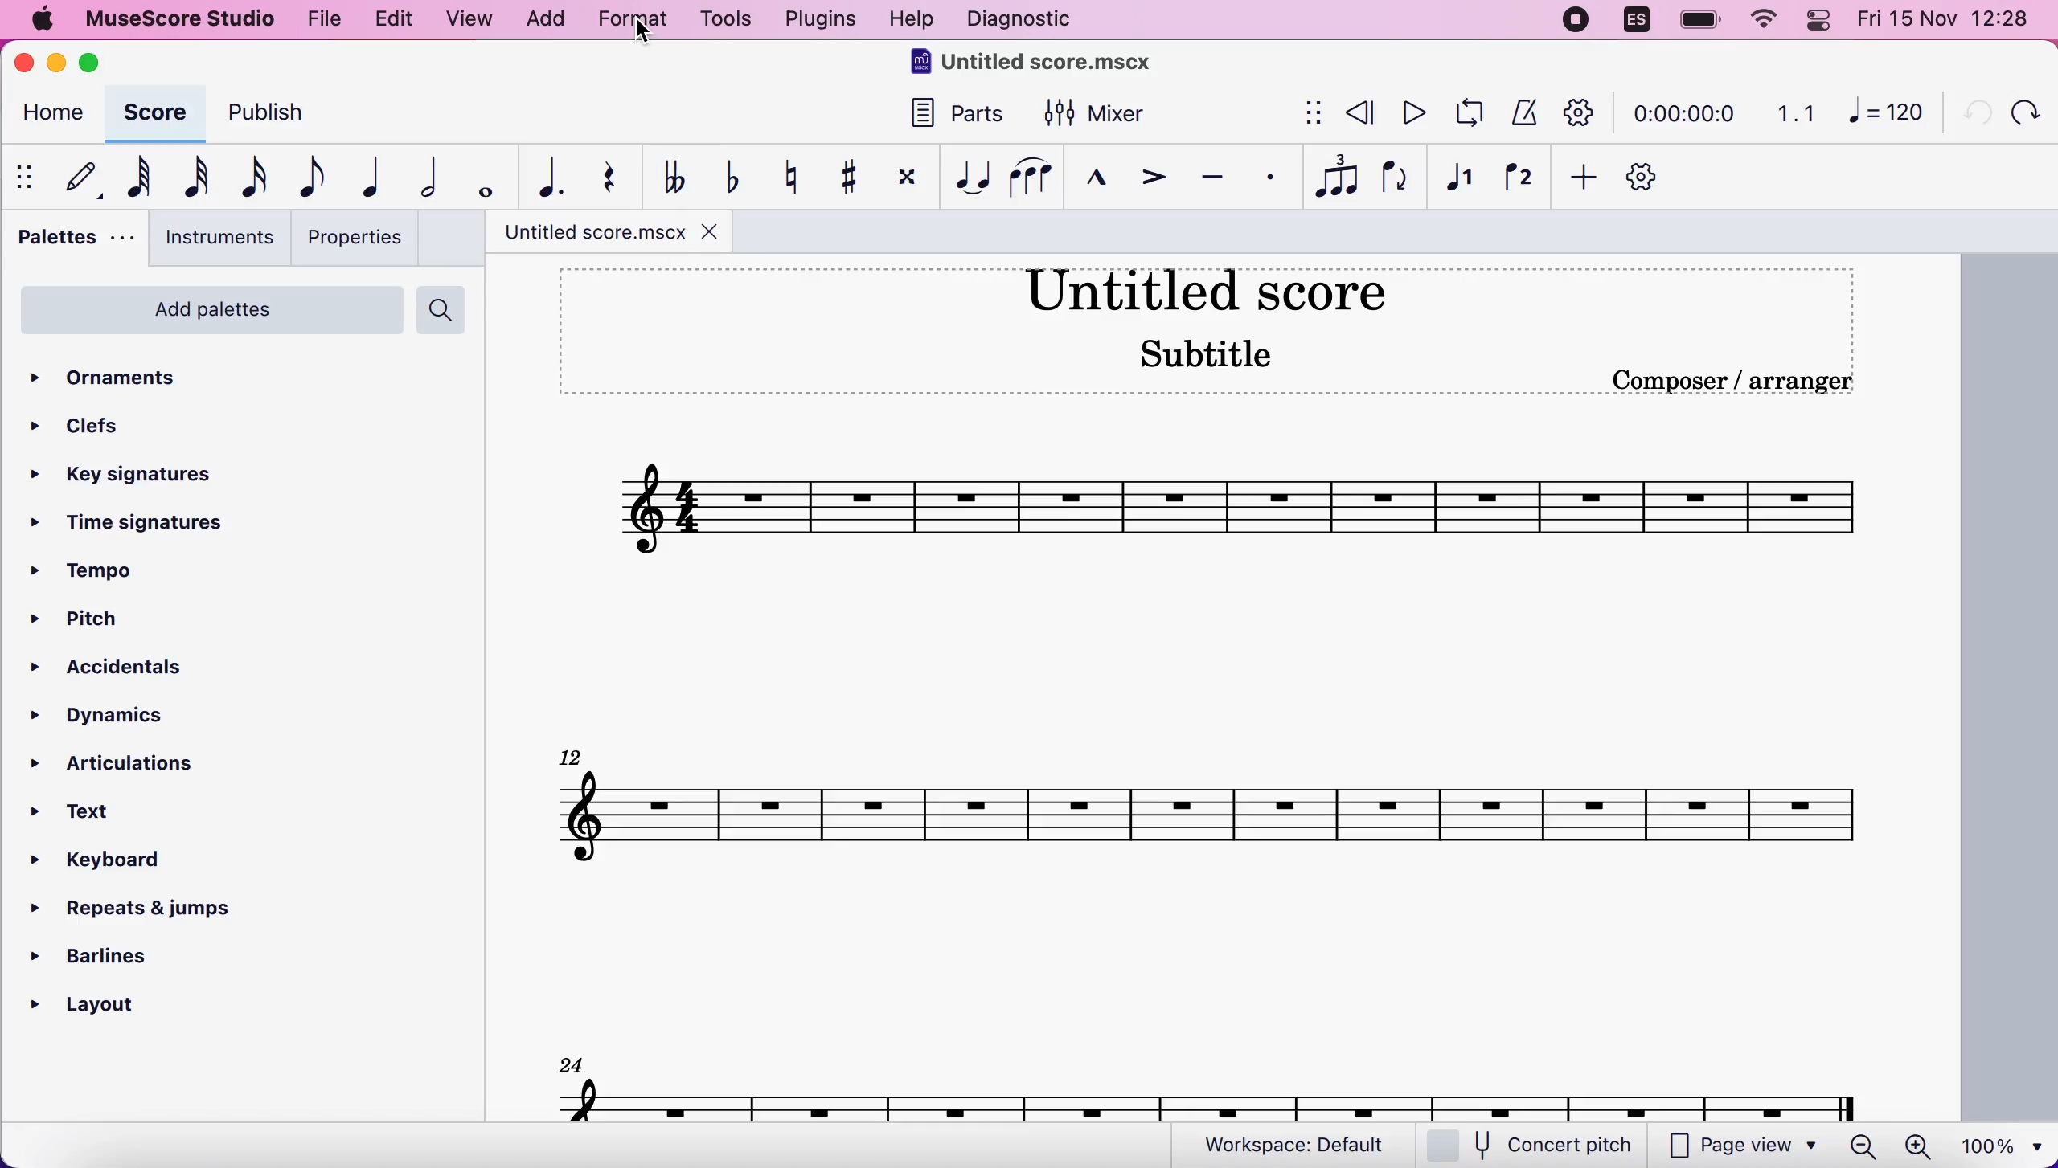  Describe the element at coordinates (95, 63) in the screenshot. I see `maximize` at that location.